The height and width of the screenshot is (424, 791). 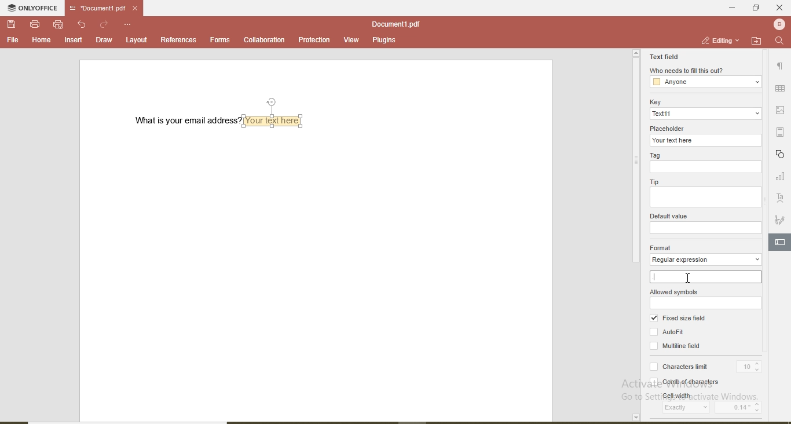 What do you see at coordinates (34, 9) in the screenshot?
I see `onlyoffice` at bounding box center [34, 9].